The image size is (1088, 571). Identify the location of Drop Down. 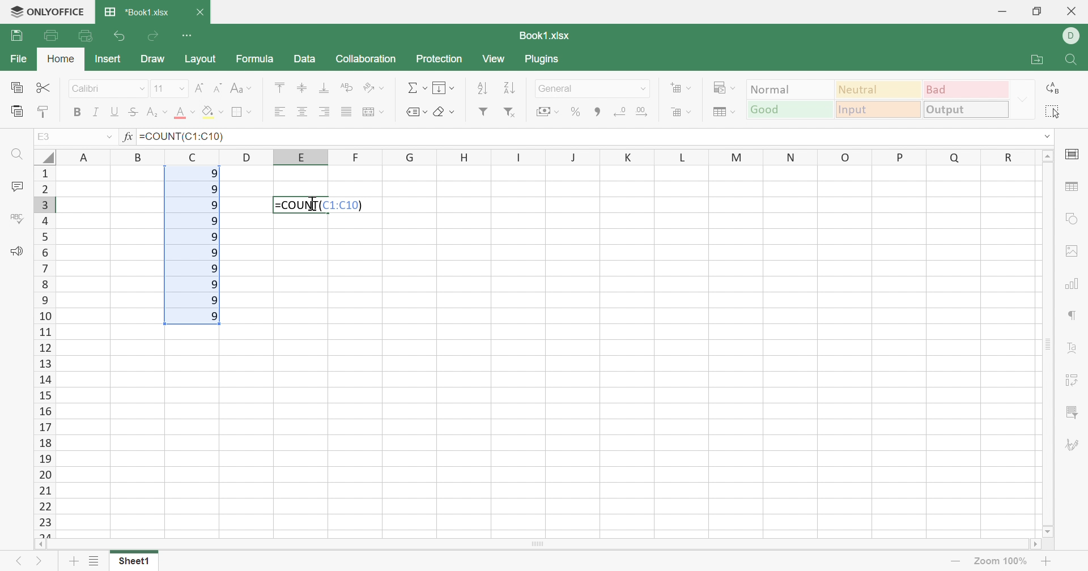
(109, 135).